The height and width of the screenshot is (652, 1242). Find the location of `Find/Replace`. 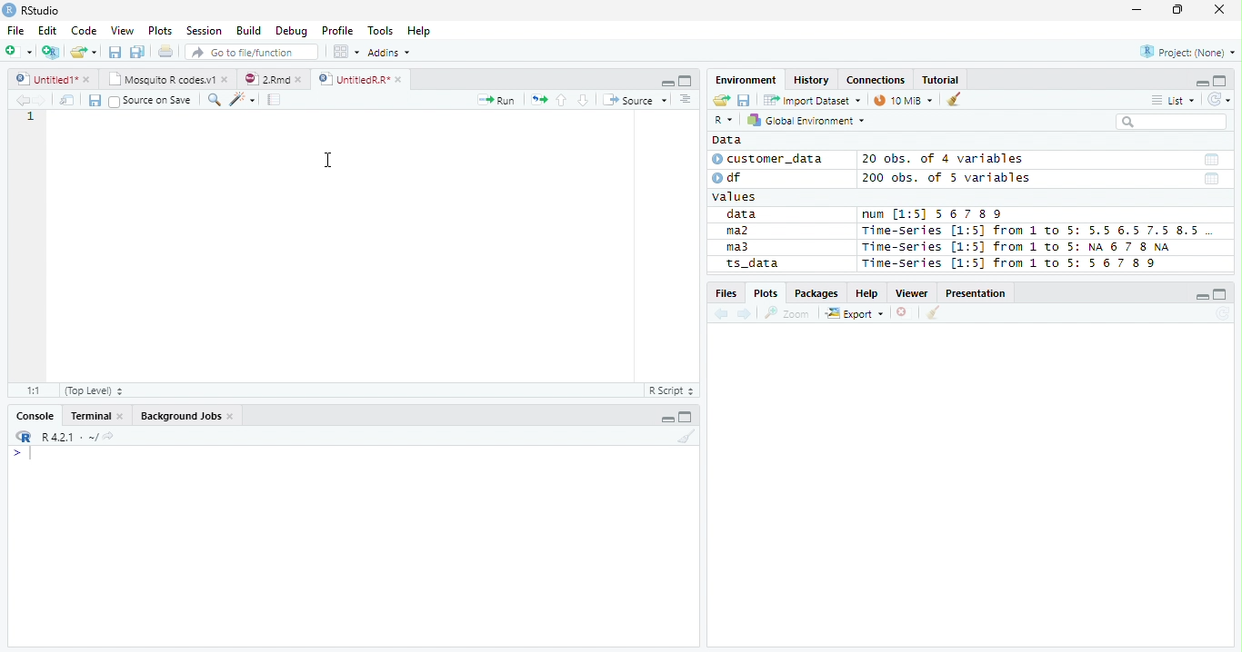

Find/Replace is located at coordinates (213, 99).